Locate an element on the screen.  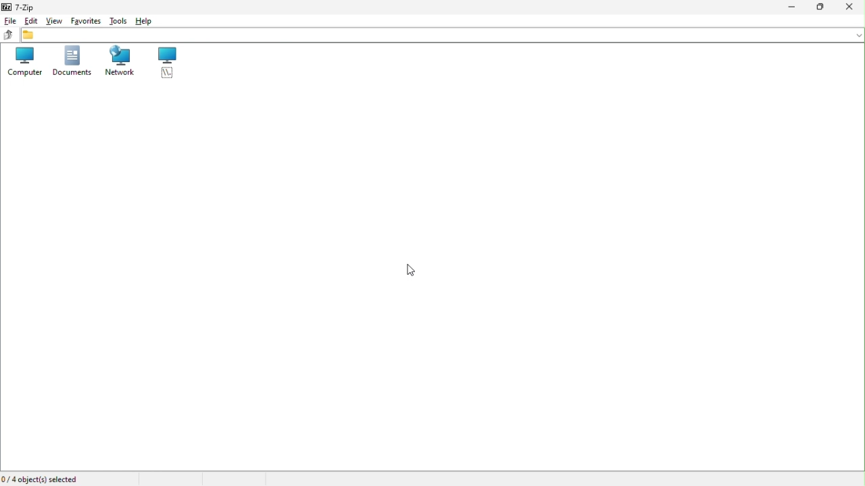
Tools is located at coordinates (118, 21).